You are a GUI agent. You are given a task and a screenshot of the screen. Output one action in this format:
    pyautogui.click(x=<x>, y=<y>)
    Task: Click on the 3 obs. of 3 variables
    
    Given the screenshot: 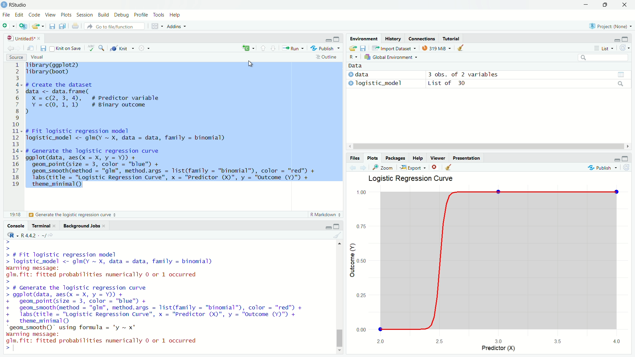 What is the action you would take?
    pyautogui.click(x=463, y=75)
    